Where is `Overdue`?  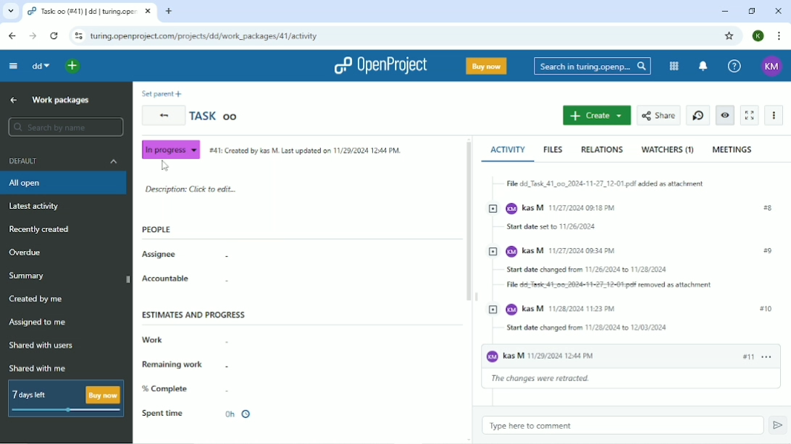
Overdue is located at coordinates (26, 253).